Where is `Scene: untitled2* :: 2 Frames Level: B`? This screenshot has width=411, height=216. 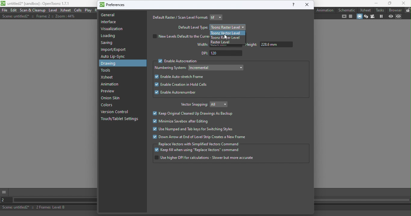
Scene: untitled2* :: 2 Frames Level: B is located at coordinates (47, 207).